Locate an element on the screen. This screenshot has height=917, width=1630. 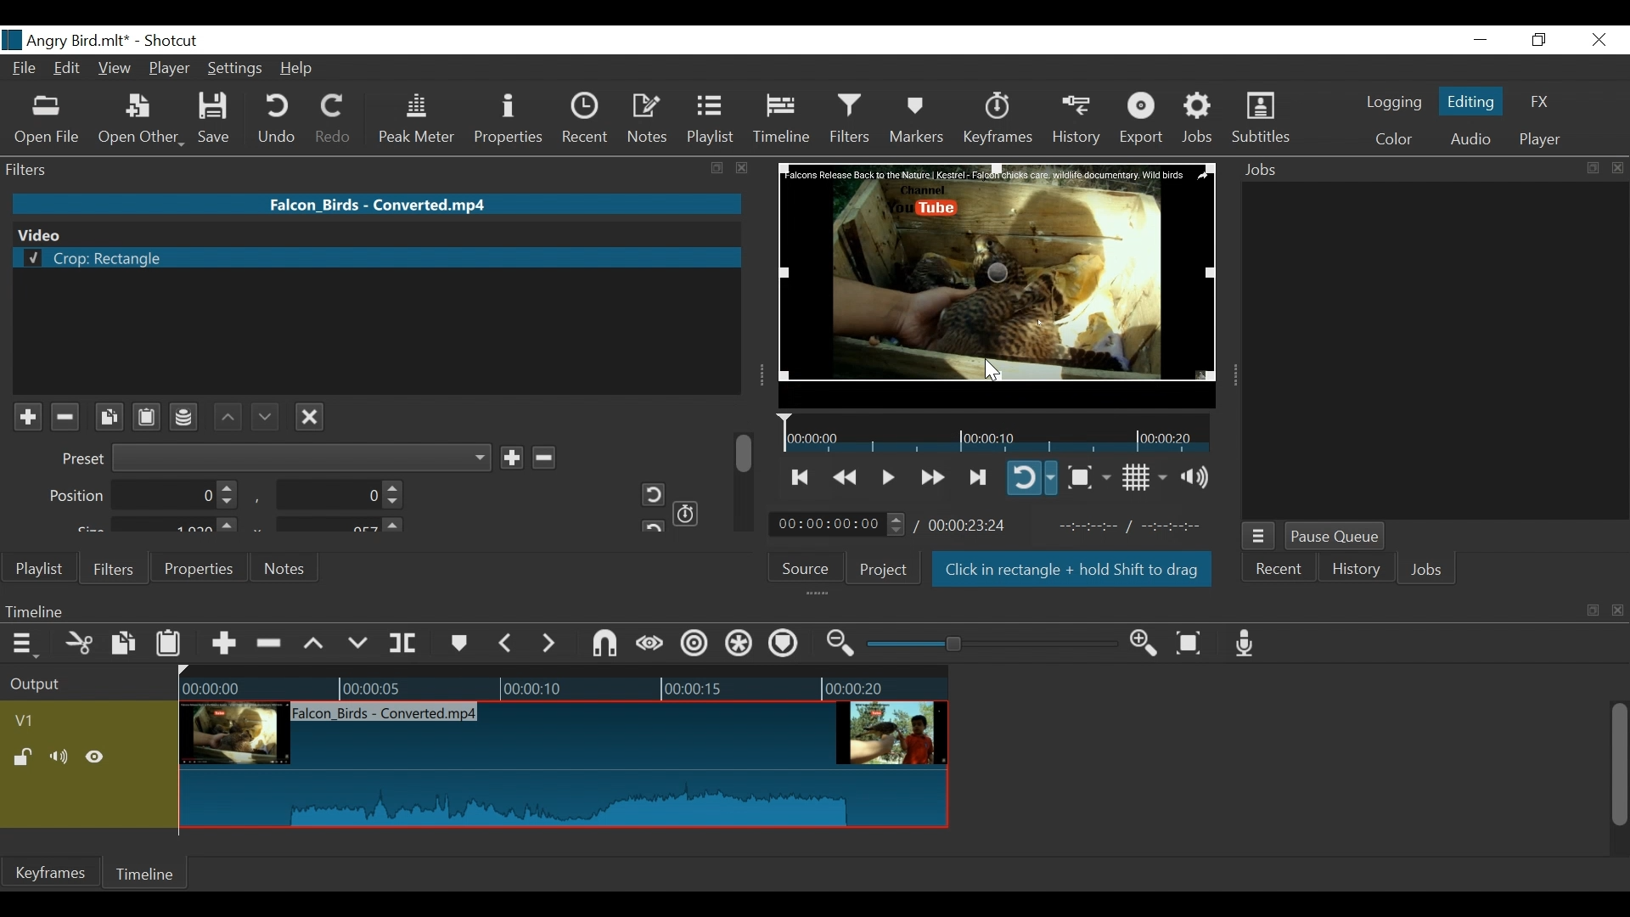
restart is located at coordinates (650, 525).